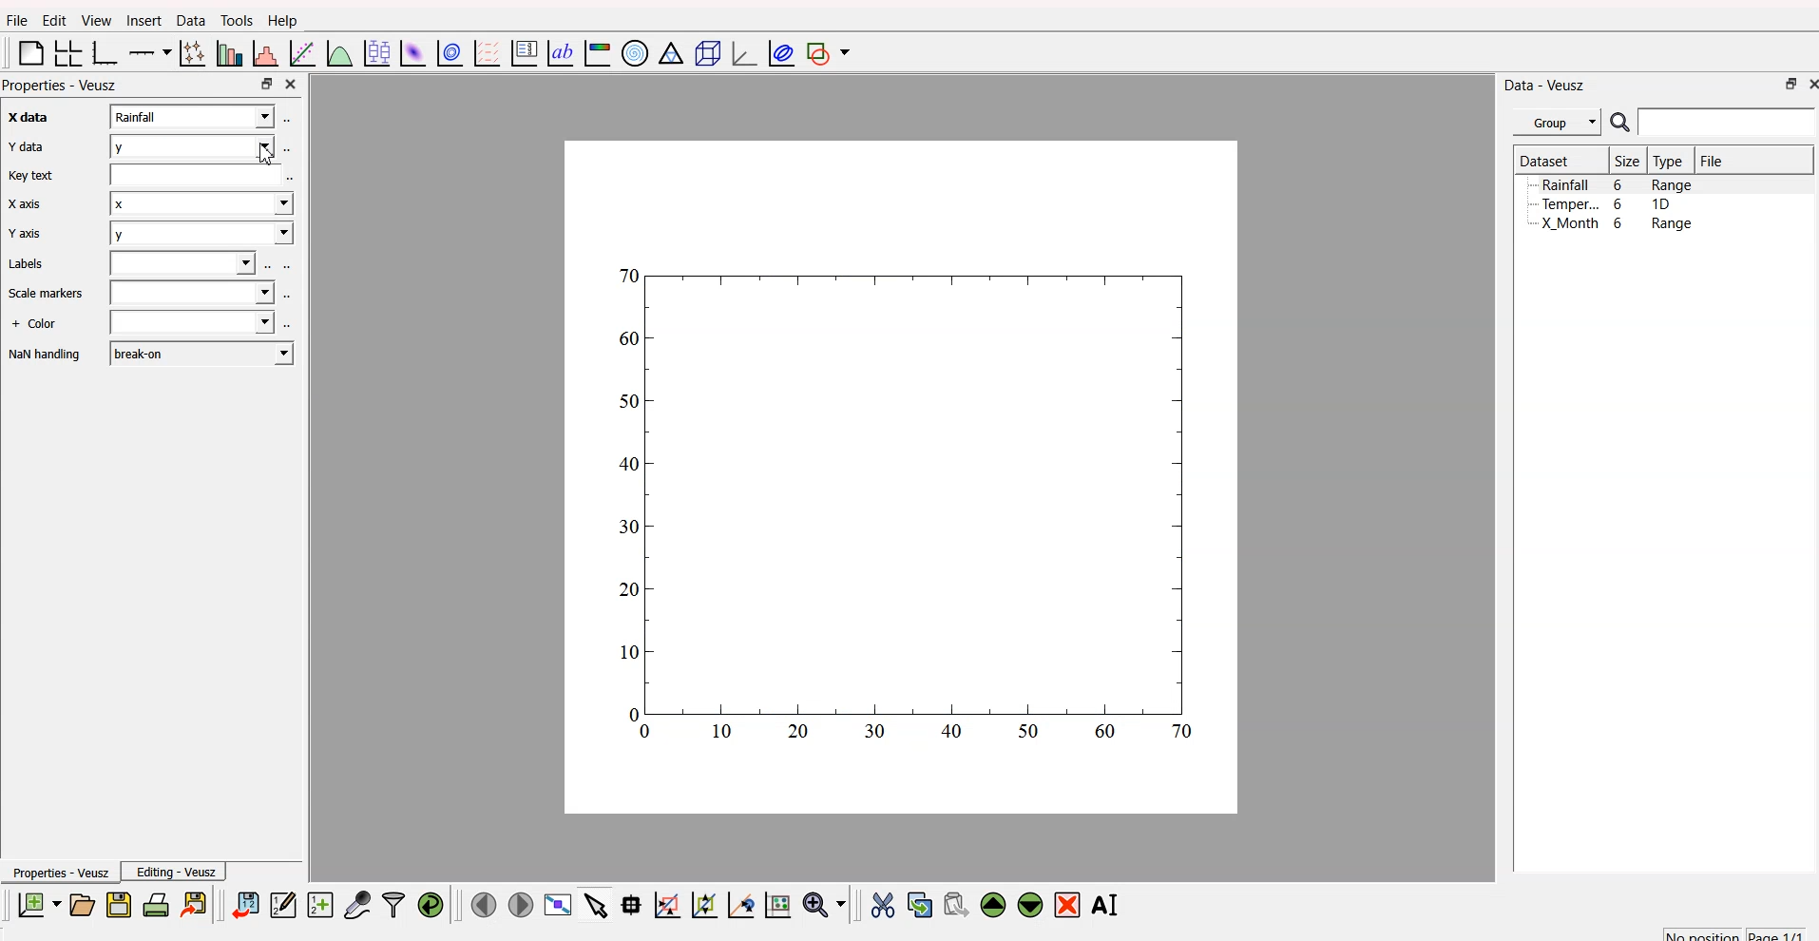 The width and height of the screenshot is (1819, 941). What do you see at coordinates (1625, 162) in the screenshot?
I see `| Size` at bounding box center [1625, 162].